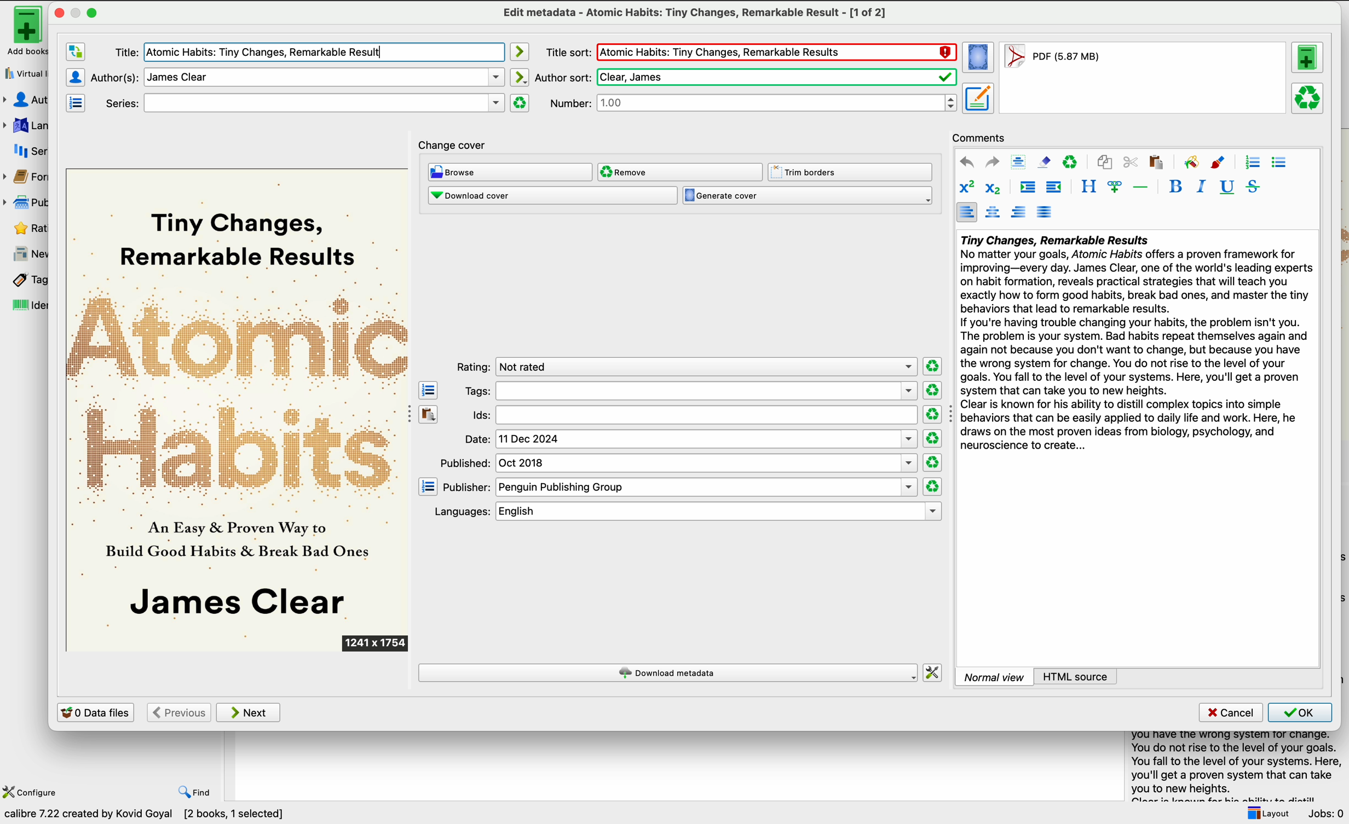 The height and width of the screenshot is (824, 1349). What do you see at coordinates (25, 254) in the screenshot?
I see `news` at bounding box center [25, 254].